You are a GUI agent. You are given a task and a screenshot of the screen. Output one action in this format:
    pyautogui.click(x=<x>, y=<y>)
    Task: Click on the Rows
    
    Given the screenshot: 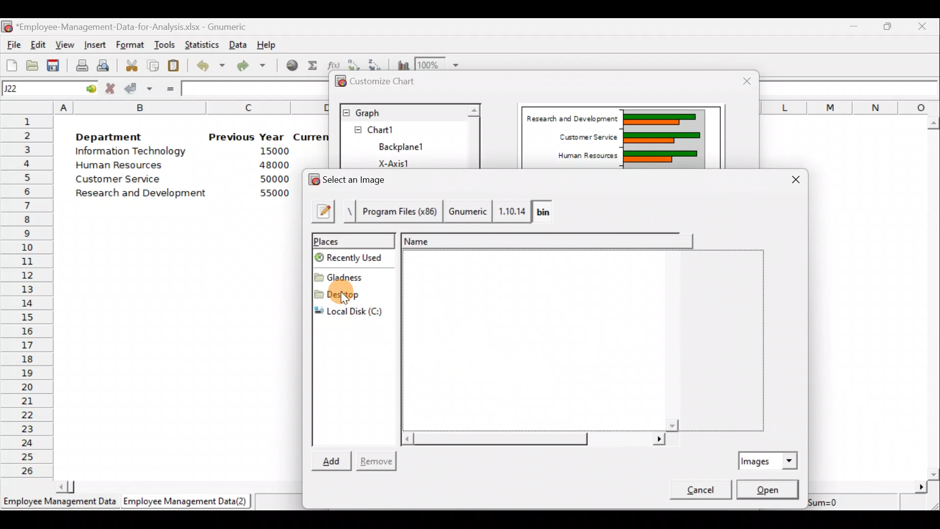 What is the action you would take?
    pyautogui.click(x=27, y=297)
    